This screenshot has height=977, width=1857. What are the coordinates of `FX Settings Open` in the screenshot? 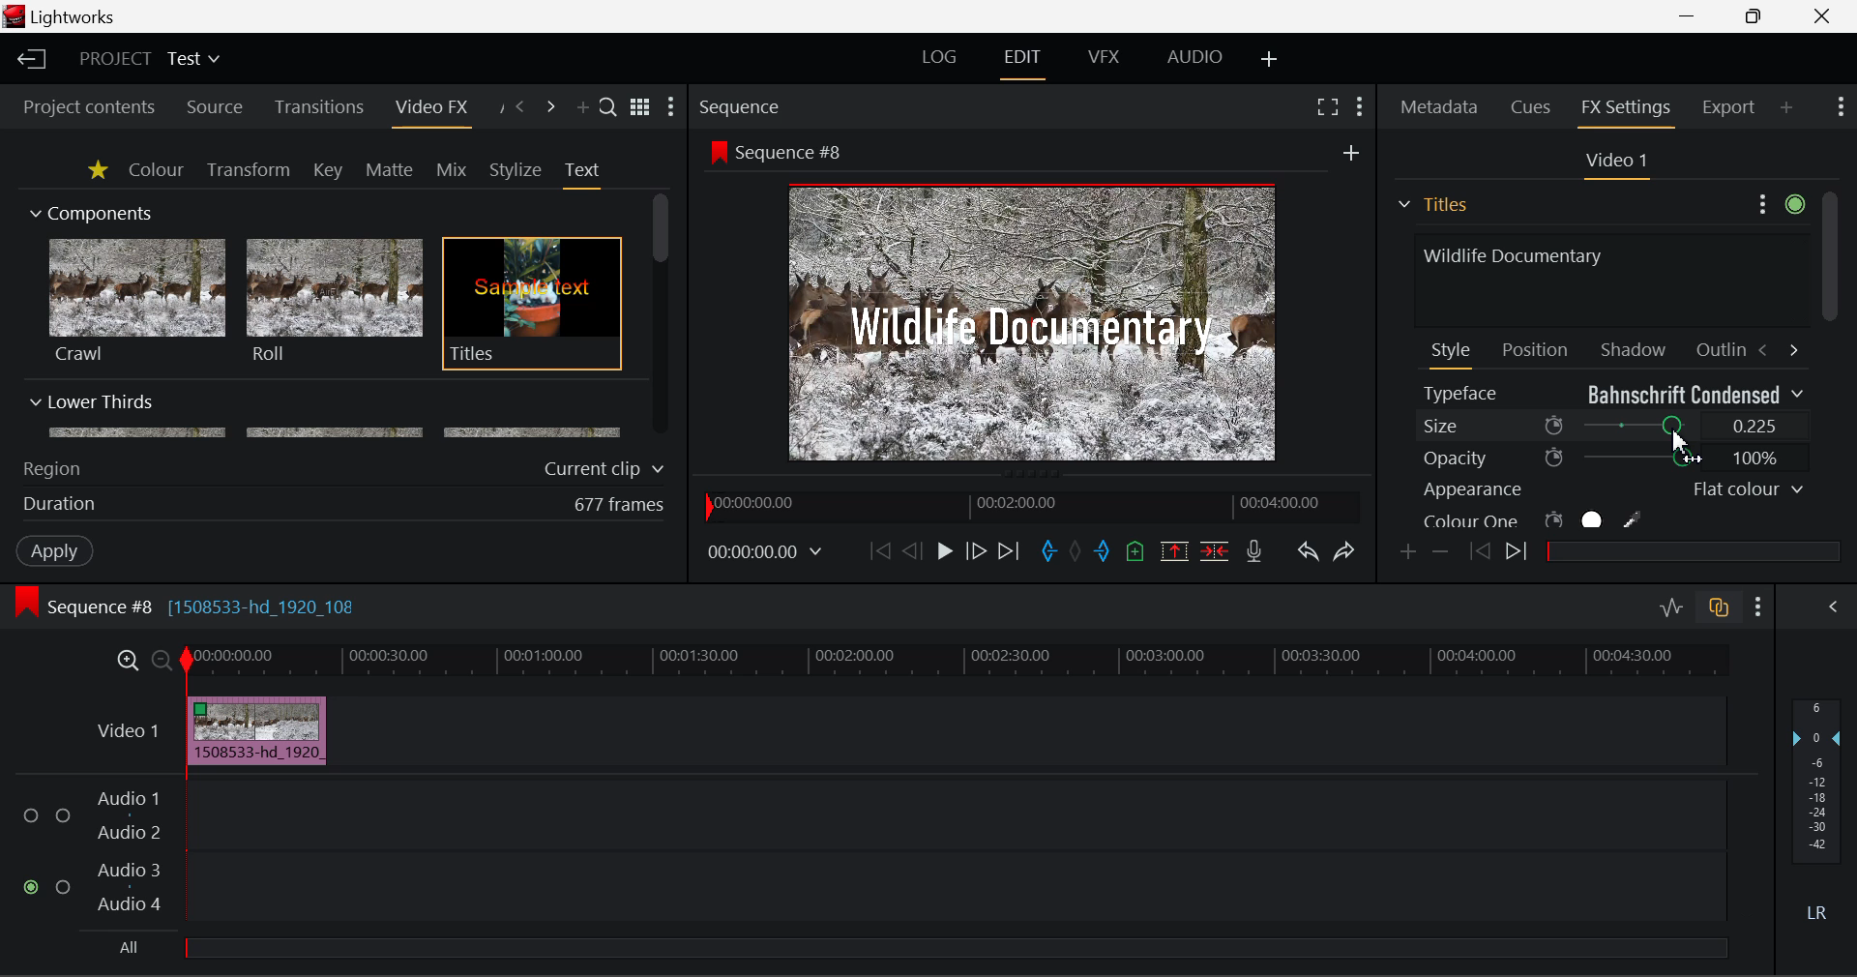 It's located at (1629, 110).